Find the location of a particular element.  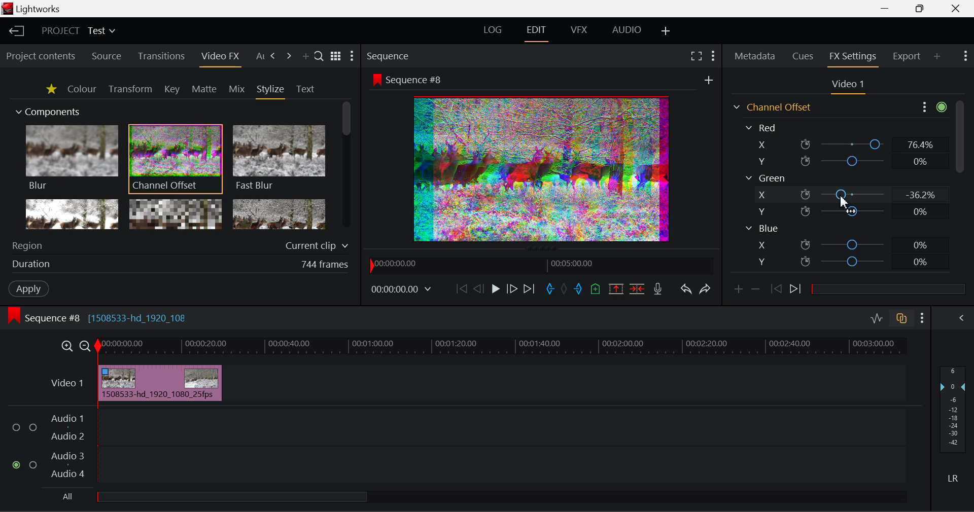

Blur is located at coordinates (71, 158).